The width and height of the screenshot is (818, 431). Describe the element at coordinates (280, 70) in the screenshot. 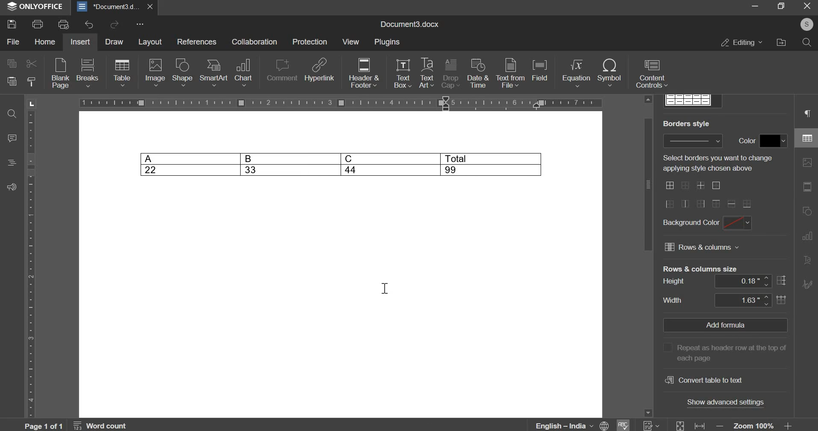

I see `comment` at that location.